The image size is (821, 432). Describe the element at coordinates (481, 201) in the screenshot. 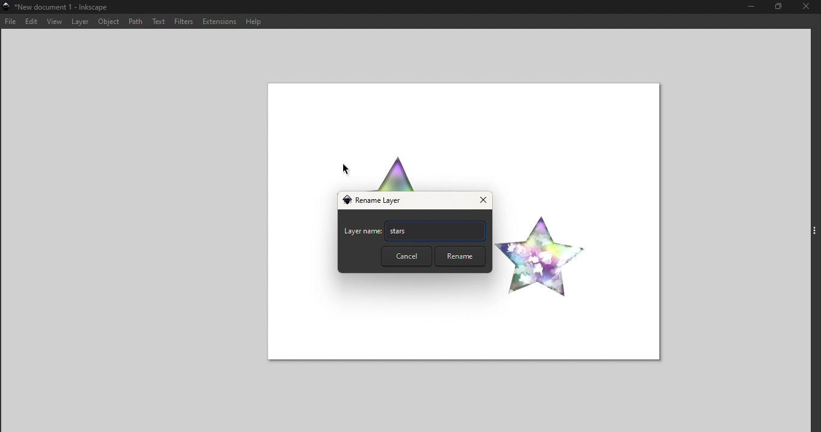

I see `Close` at that location.